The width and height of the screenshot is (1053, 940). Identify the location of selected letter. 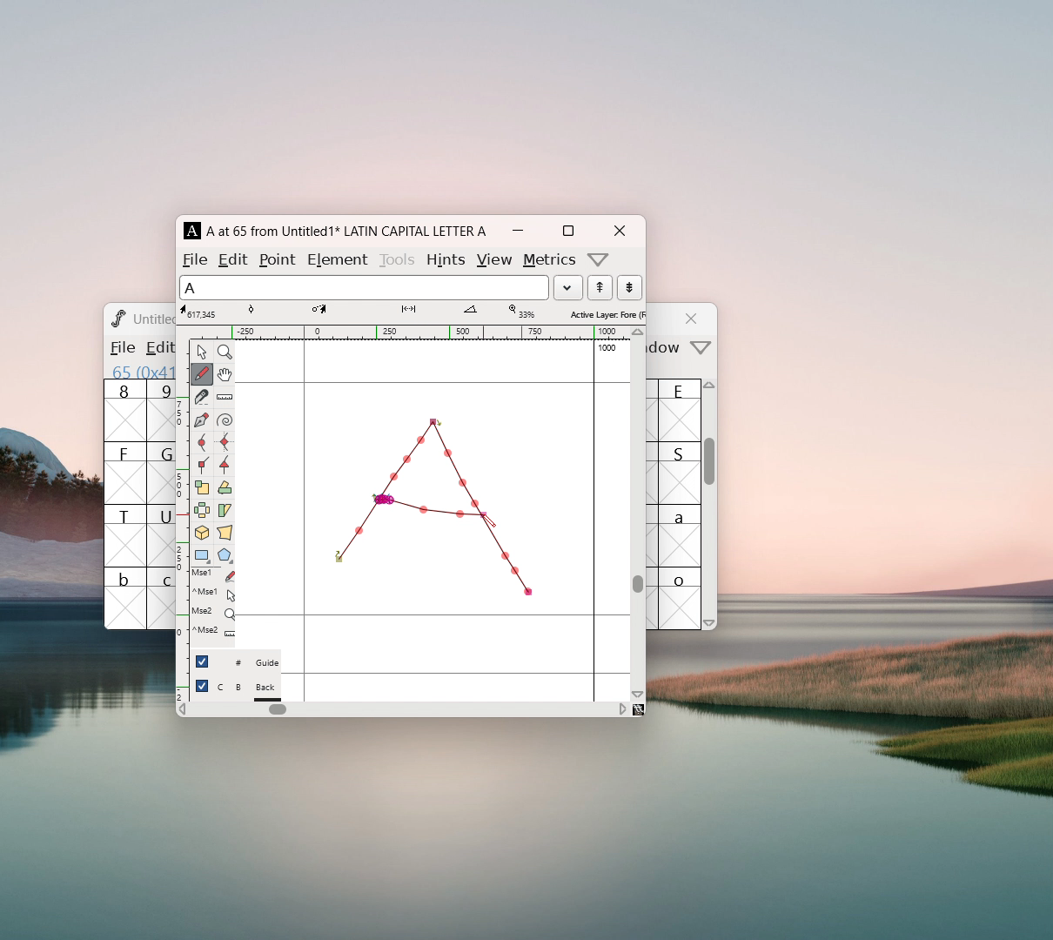
(364, 286).